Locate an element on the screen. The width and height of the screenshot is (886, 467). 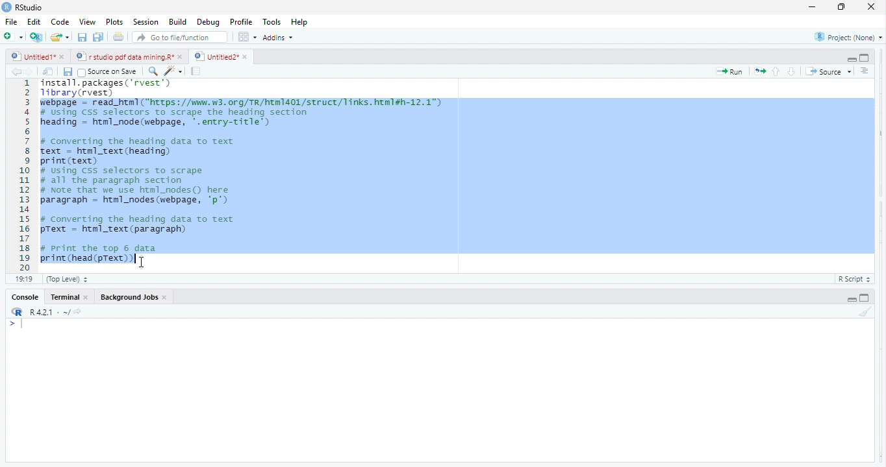
typing cursor is located at coordinates (133, 259).